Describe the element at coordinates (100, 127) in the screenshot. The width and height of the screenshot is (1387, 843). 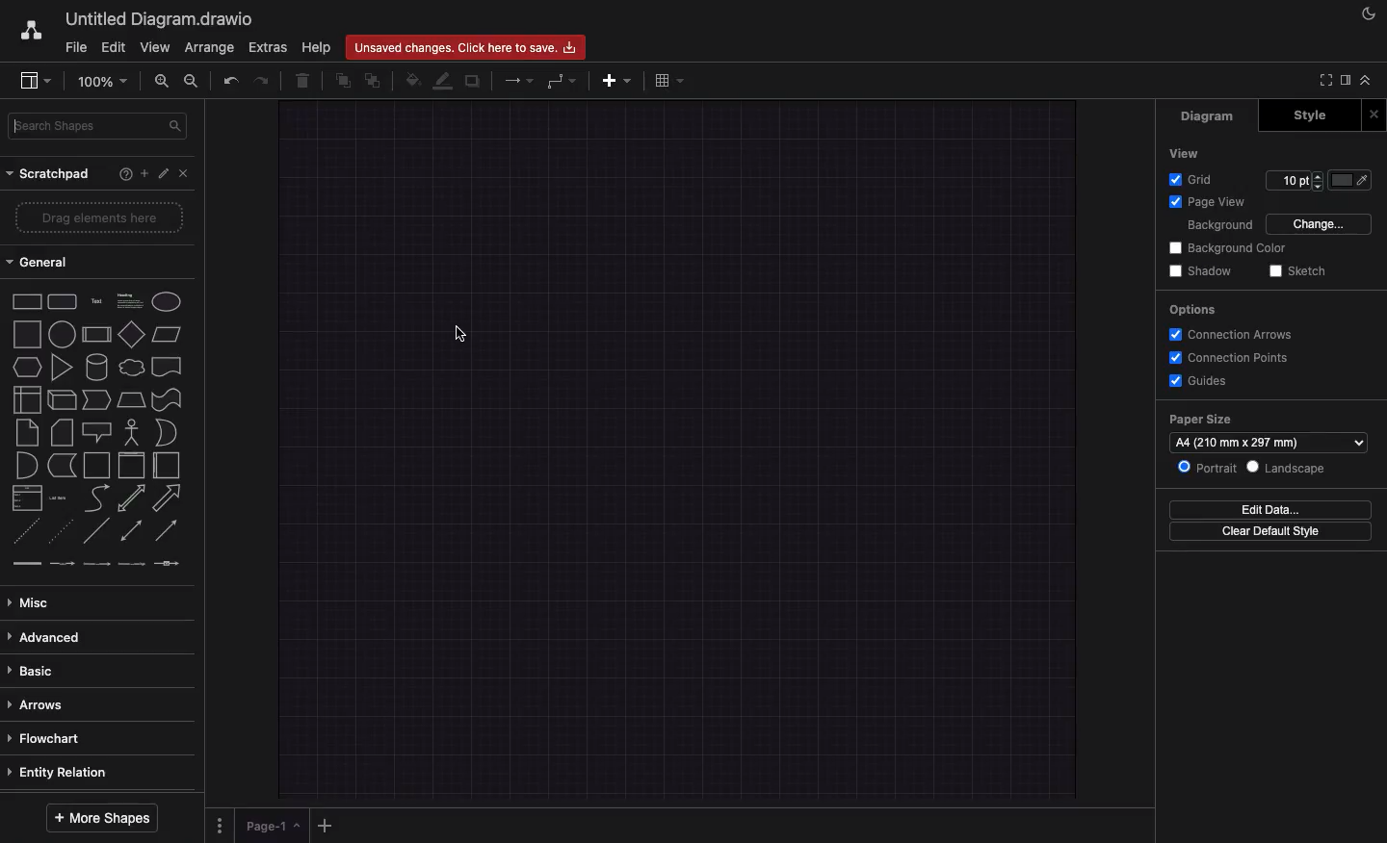
I see `Search shapes` at that location.